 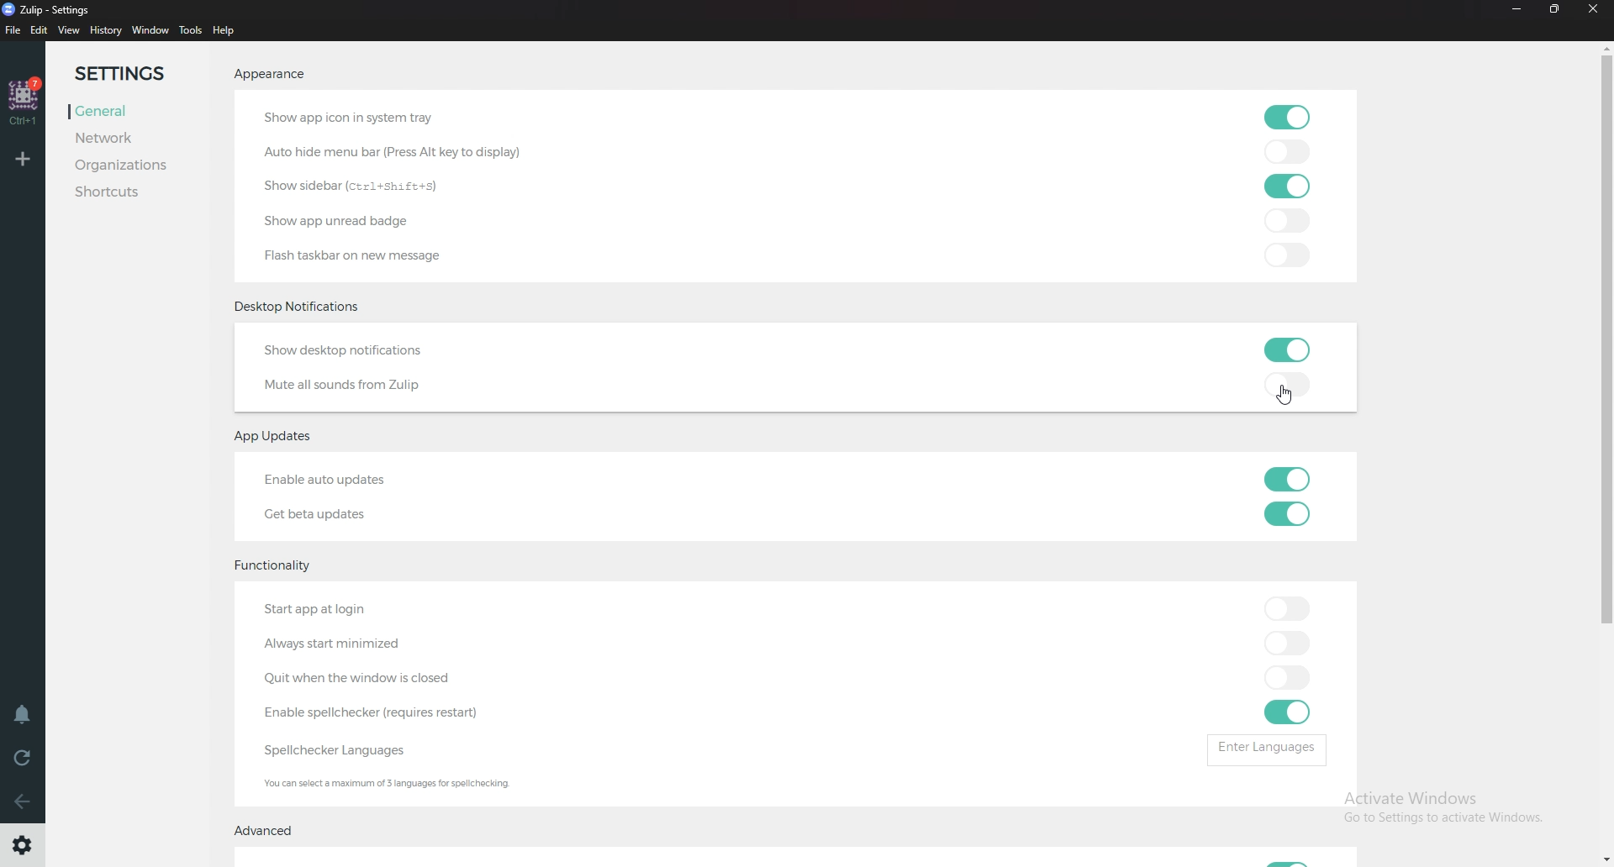 I want to click on App updates, so click(x=282, y=439).